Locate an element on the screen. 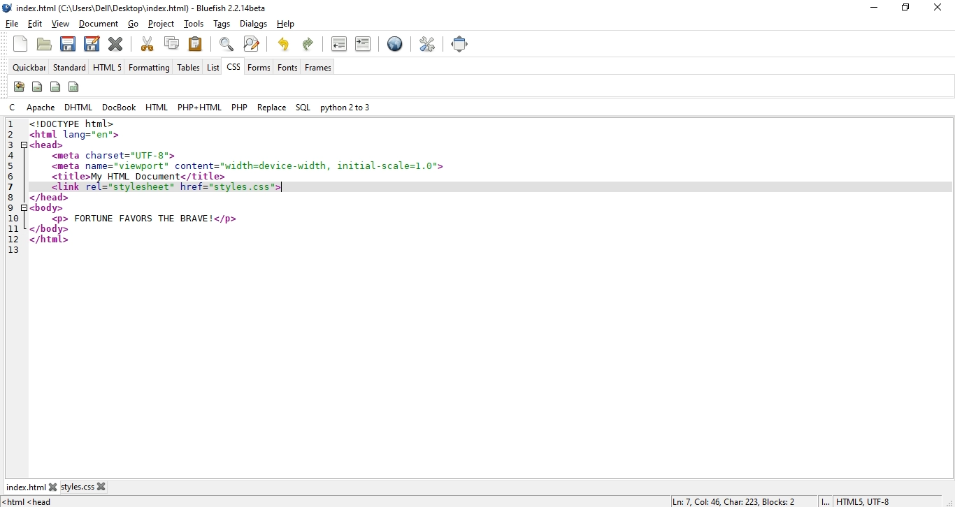 The height and width of the screenshot is (507, 955). </head> is located at coordinates (50, 197).